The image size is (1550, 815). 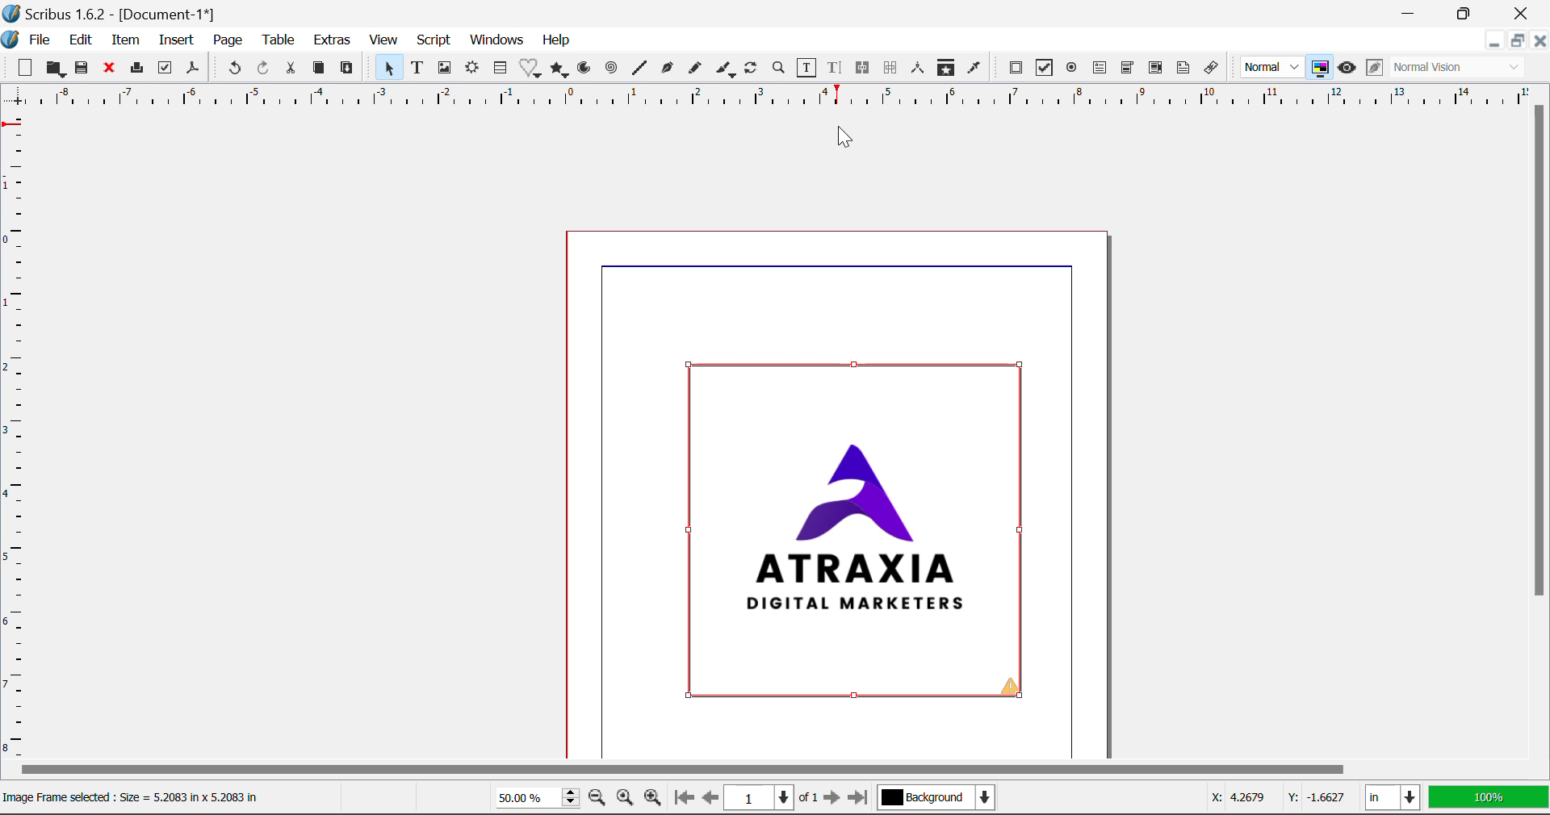 What do you see at coordinates (1072, 69) in the screenshot?
I see `Pdf Radio Button` at bounding box center [1072, 69].